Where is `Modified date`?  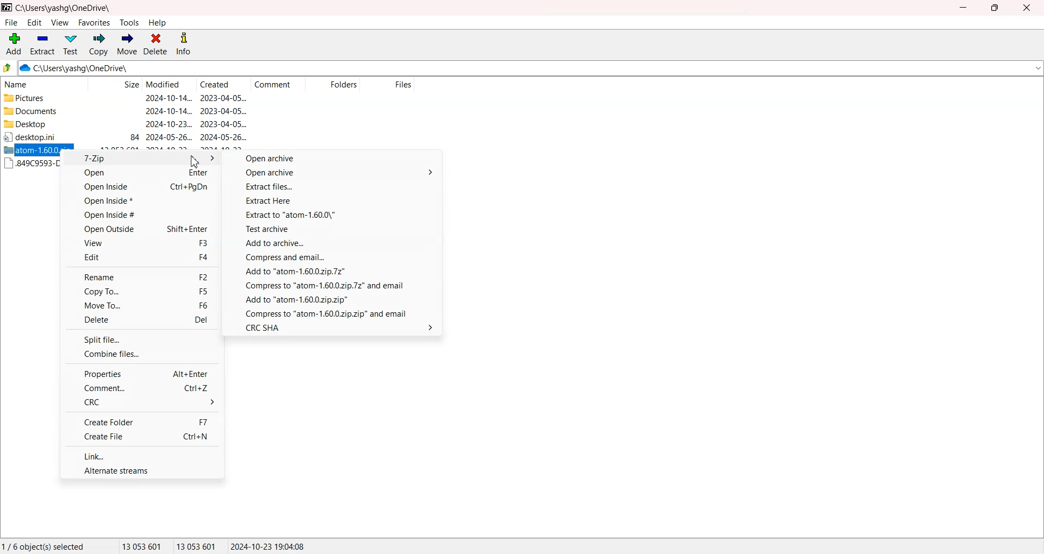
Modified date is located at coordinates (169, 85).